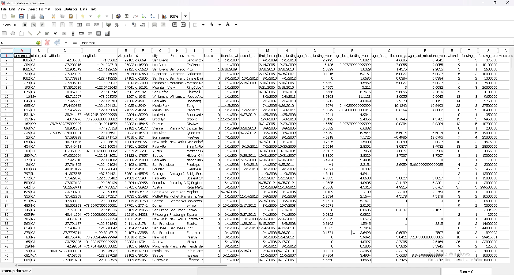 Image resolution: width=514 pixels, height=275 pixels. What do you see at coordinates (34, 25) in the screenshot?
I see `italic` at bounding box center [34, 25].